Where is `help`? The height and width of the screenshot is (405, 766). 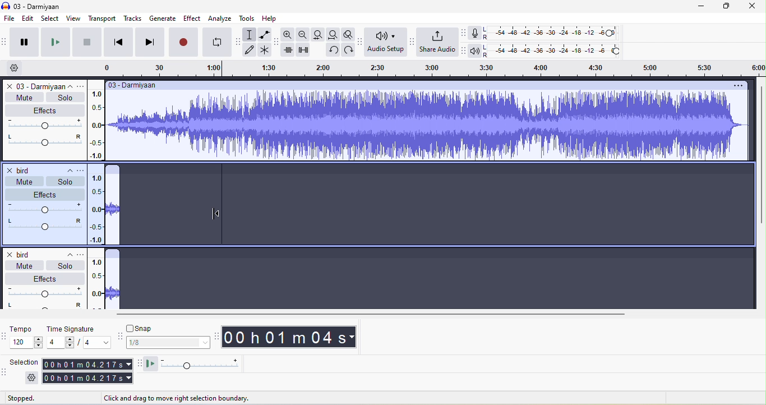 help is located at coordinates (273, 17).